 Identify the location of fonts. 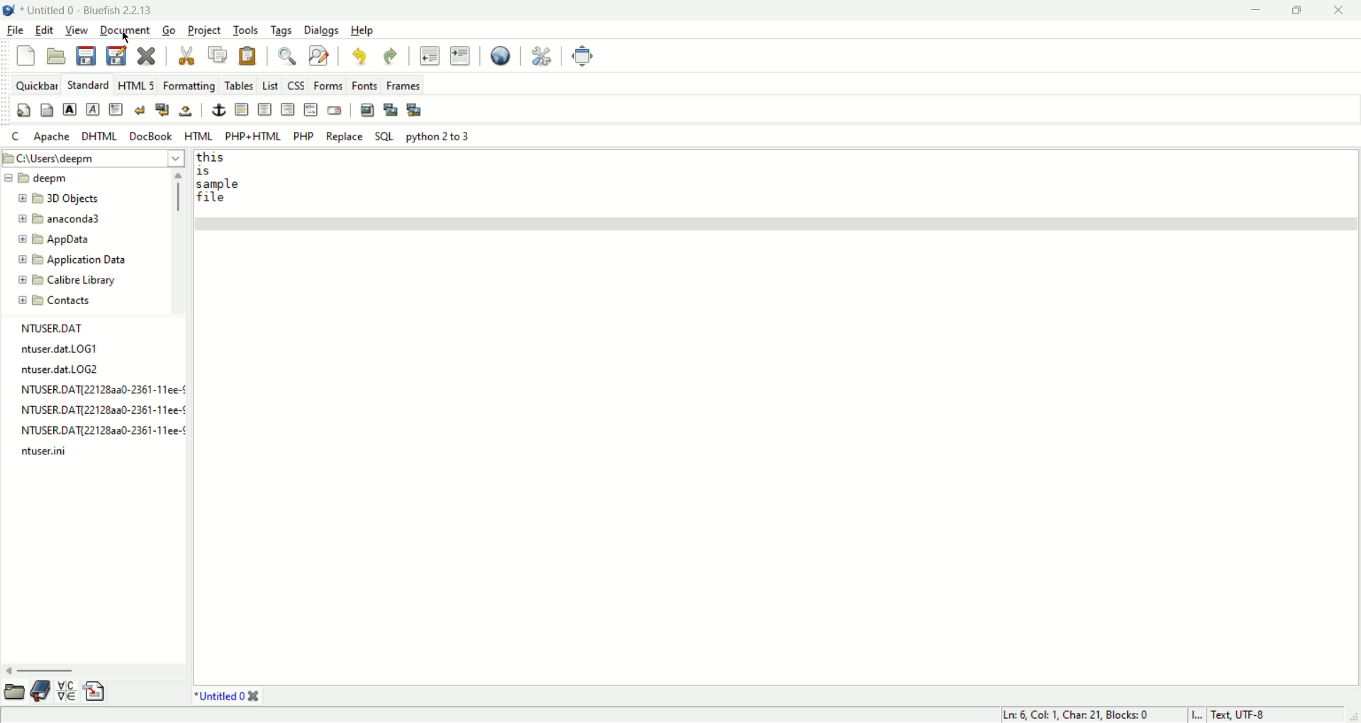
(364, 85).